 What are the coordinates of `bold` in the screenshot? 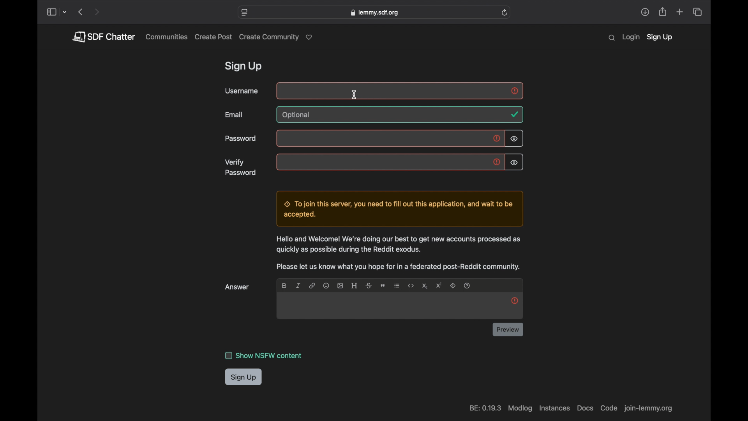 It's located at (285, 285).